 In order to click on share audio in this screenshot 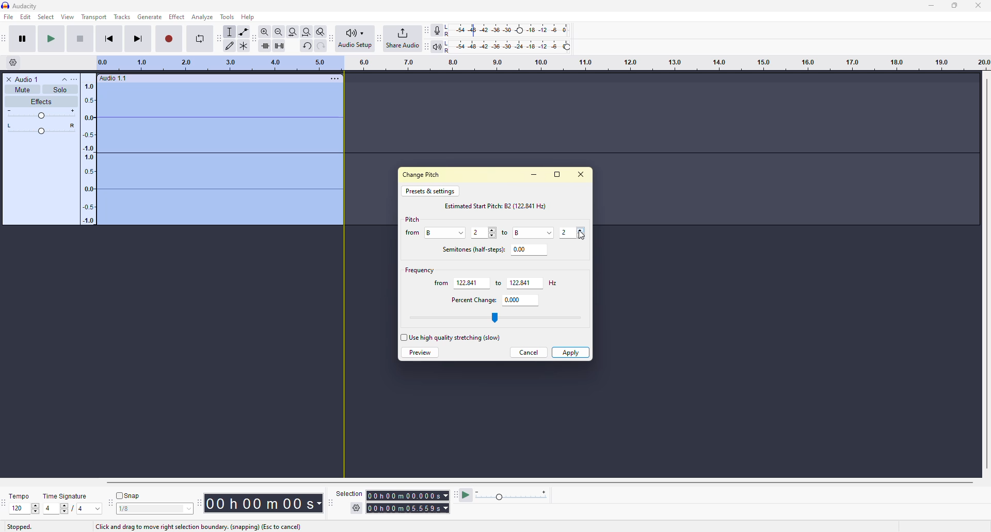, I will do `click(403, 38)`.